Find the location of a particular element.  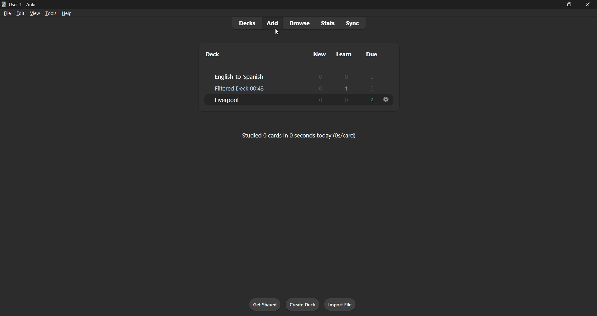

card stats is located at coordinates (299, 135).